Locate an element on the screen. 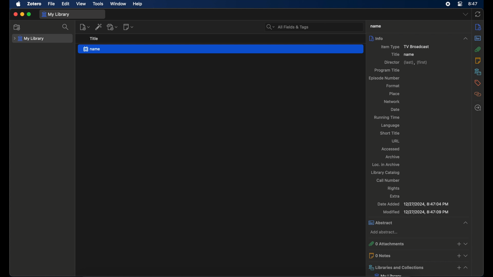  notes is located at coordinates (478, 60).